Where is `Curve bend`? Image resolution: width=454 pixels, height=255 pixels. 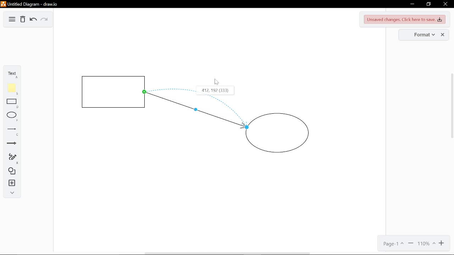
Curve bend is located at coordinates (232, 107).